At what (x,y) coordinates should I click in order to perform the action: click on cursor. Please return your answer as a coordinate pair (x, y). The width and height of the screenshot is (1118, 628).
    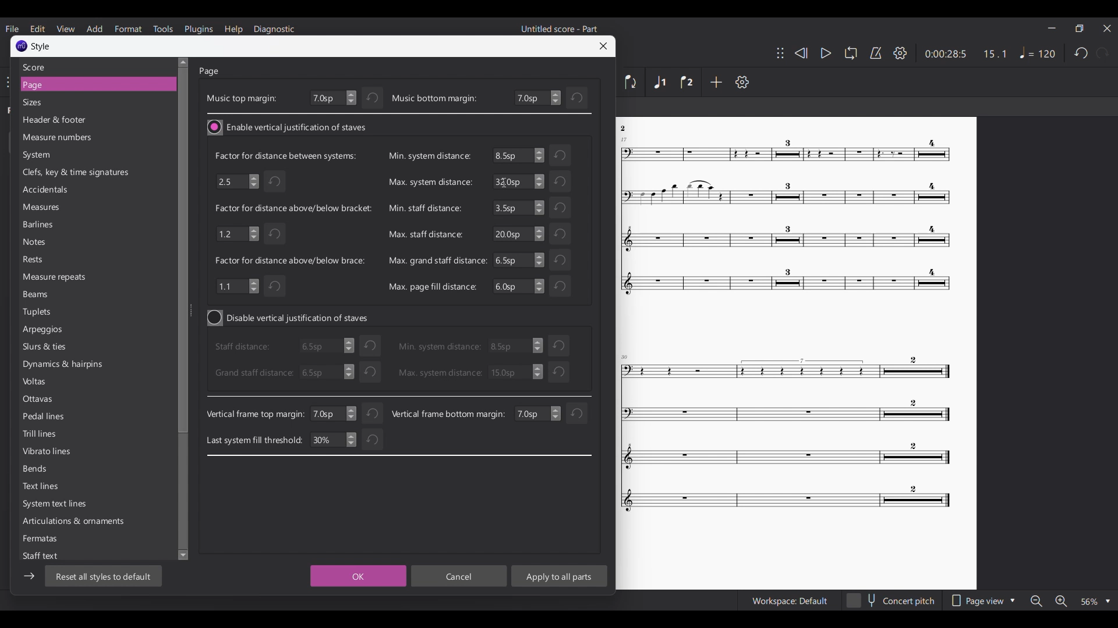
    Looking at the image, I should click on (505, 183).